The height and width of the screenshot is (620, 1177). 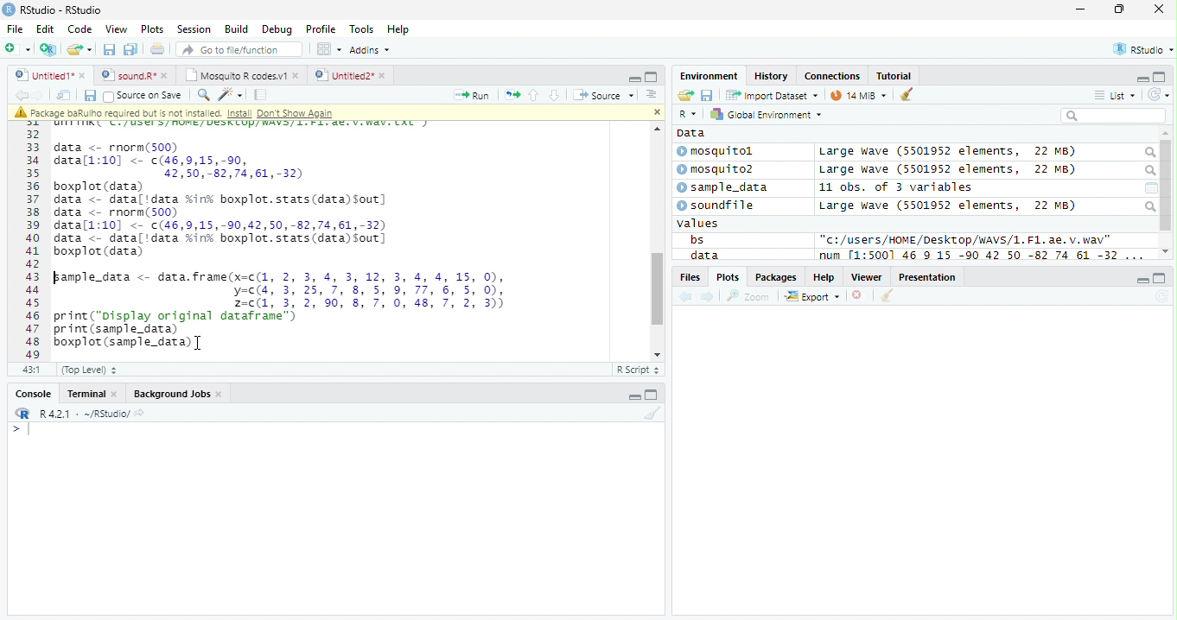 What do you see at coordinates (634, 78) in the screenshot?
I see `minimize` at bounding box center [634, 78].